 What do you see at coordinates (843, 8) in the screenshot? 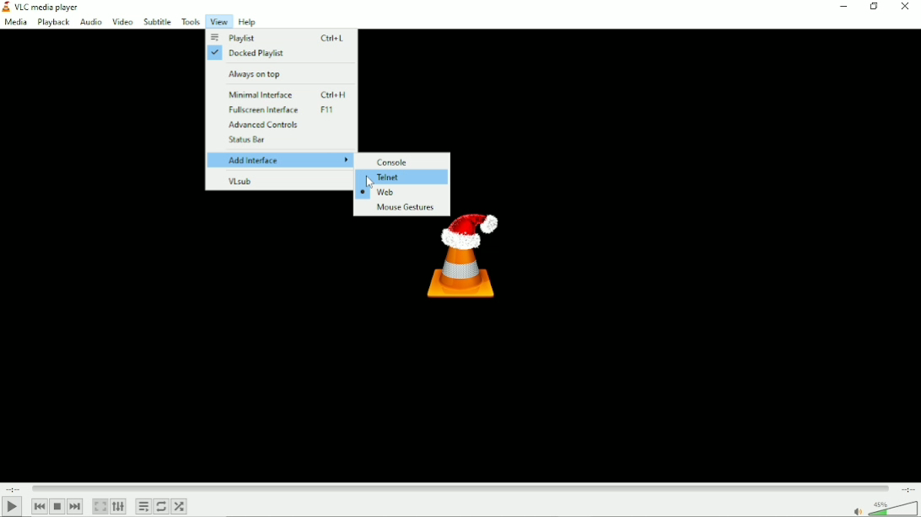
I see `Minimize` at bounding box center [843, 8].